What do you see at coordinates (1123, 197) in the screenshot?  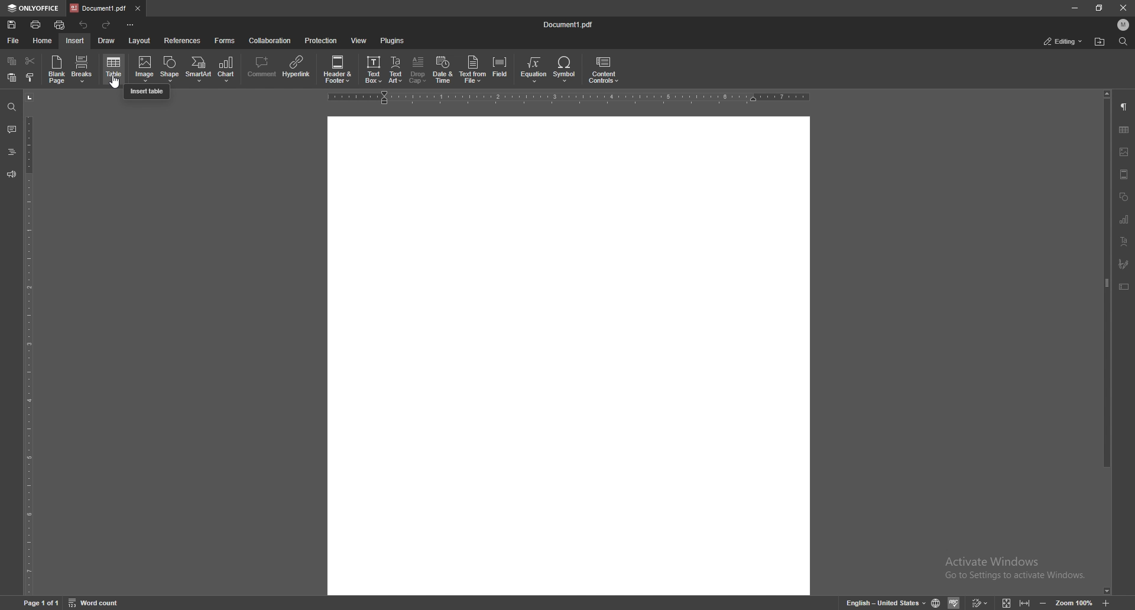 I see `shapes` at bounding box center [1123, 197].